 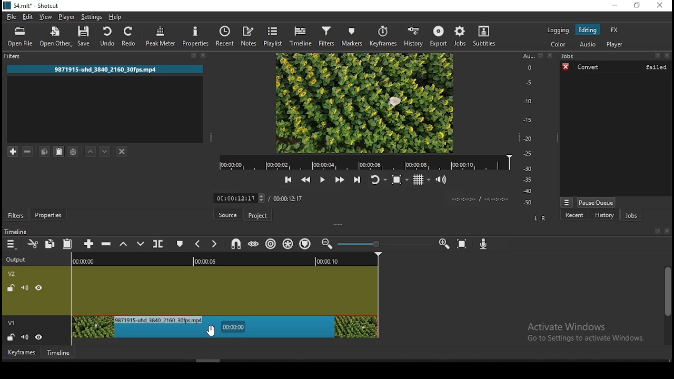 I want to click on volume control, so click(x=442, y=181).